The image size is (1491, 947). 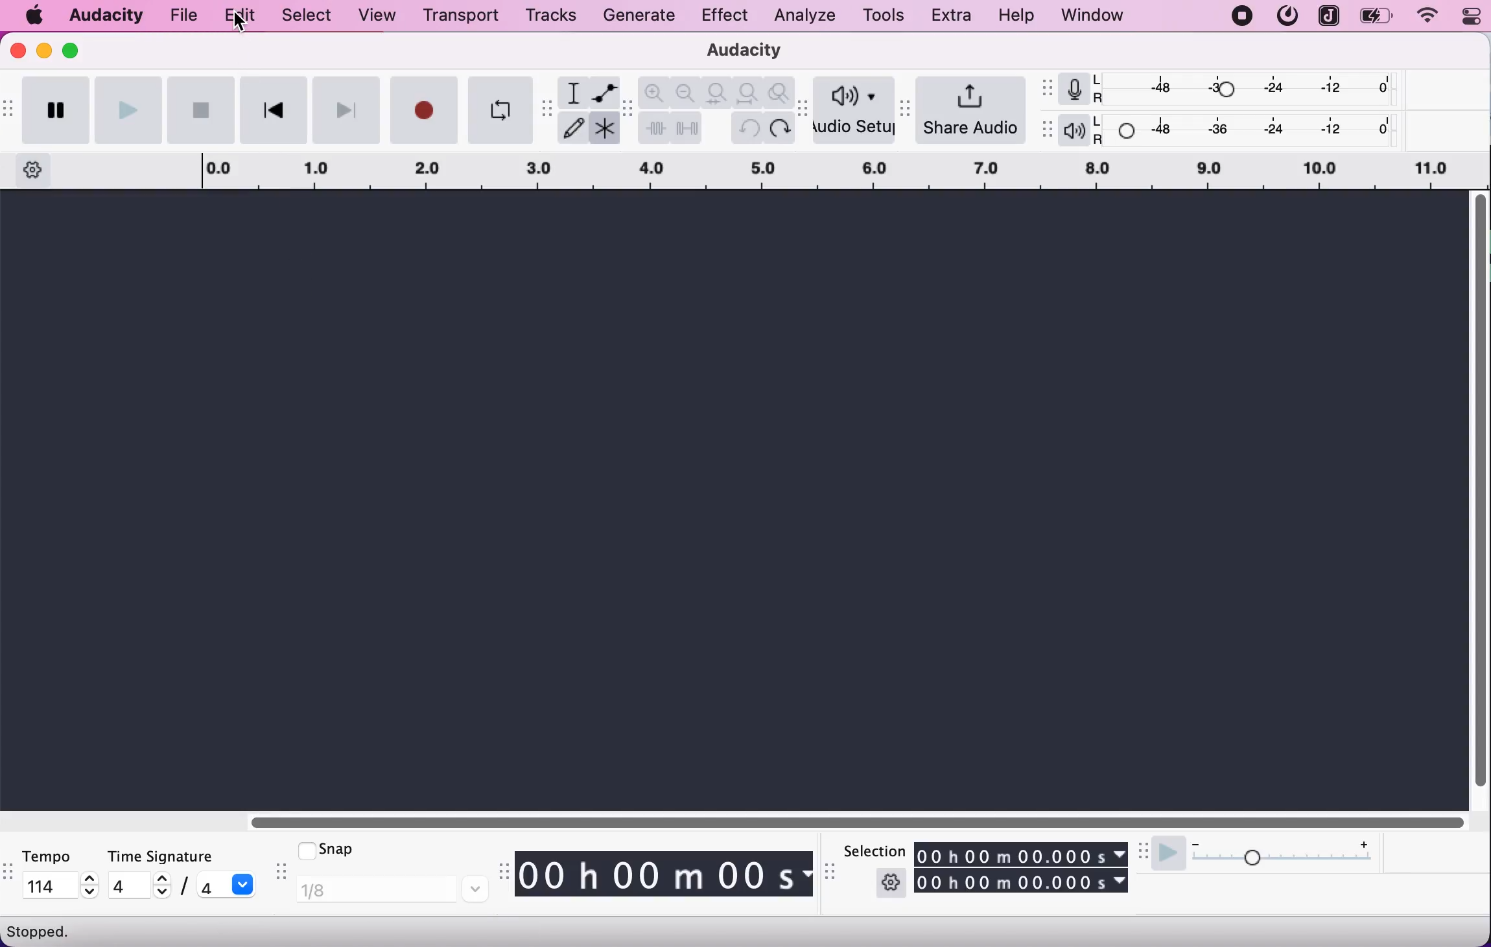 What do you see at coordinates (738, 52) in the screenshot?
I see `audacity` at bounding box center [738, 52].